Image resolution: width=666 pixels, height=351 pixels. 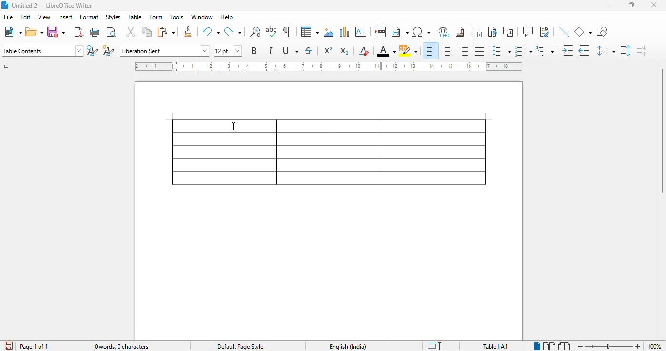 I want to click on insert bookmark, so click(x=493, y=32).